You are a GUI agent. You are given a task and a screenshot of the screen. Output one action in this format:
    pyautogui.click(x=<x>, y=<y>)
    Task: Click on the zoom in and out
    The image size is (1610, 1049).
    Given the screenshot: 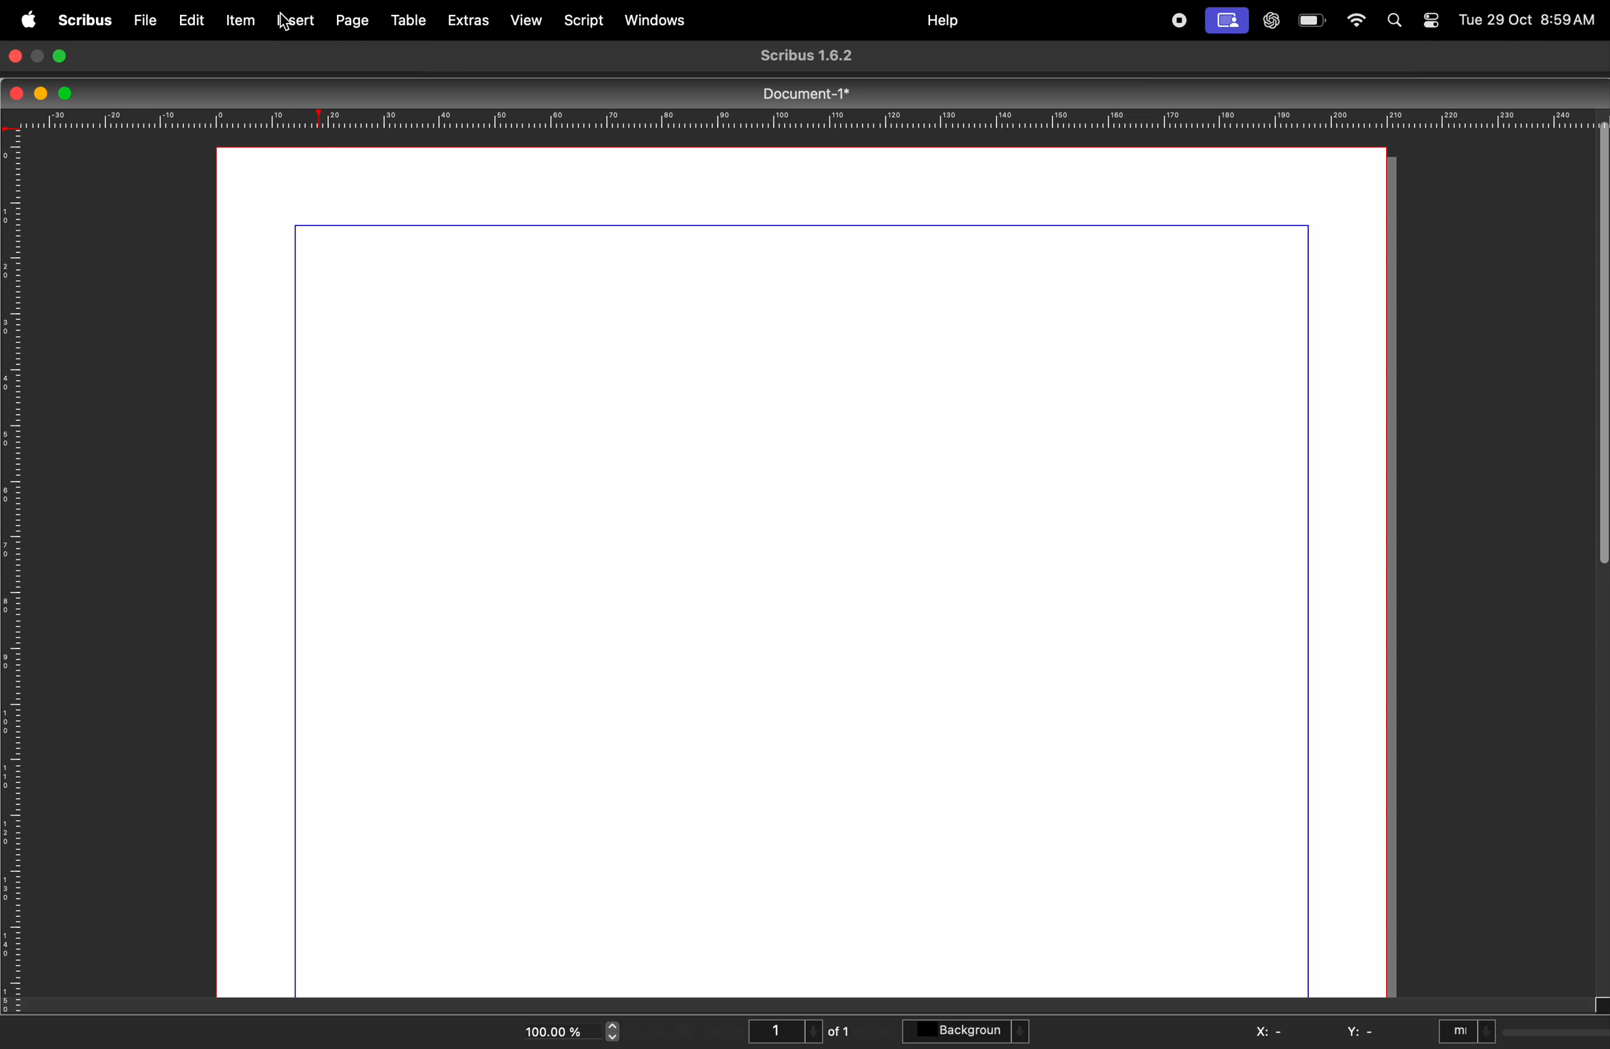 What is the action you would take?
    pyautogui.click(x=614, y=1032)
    